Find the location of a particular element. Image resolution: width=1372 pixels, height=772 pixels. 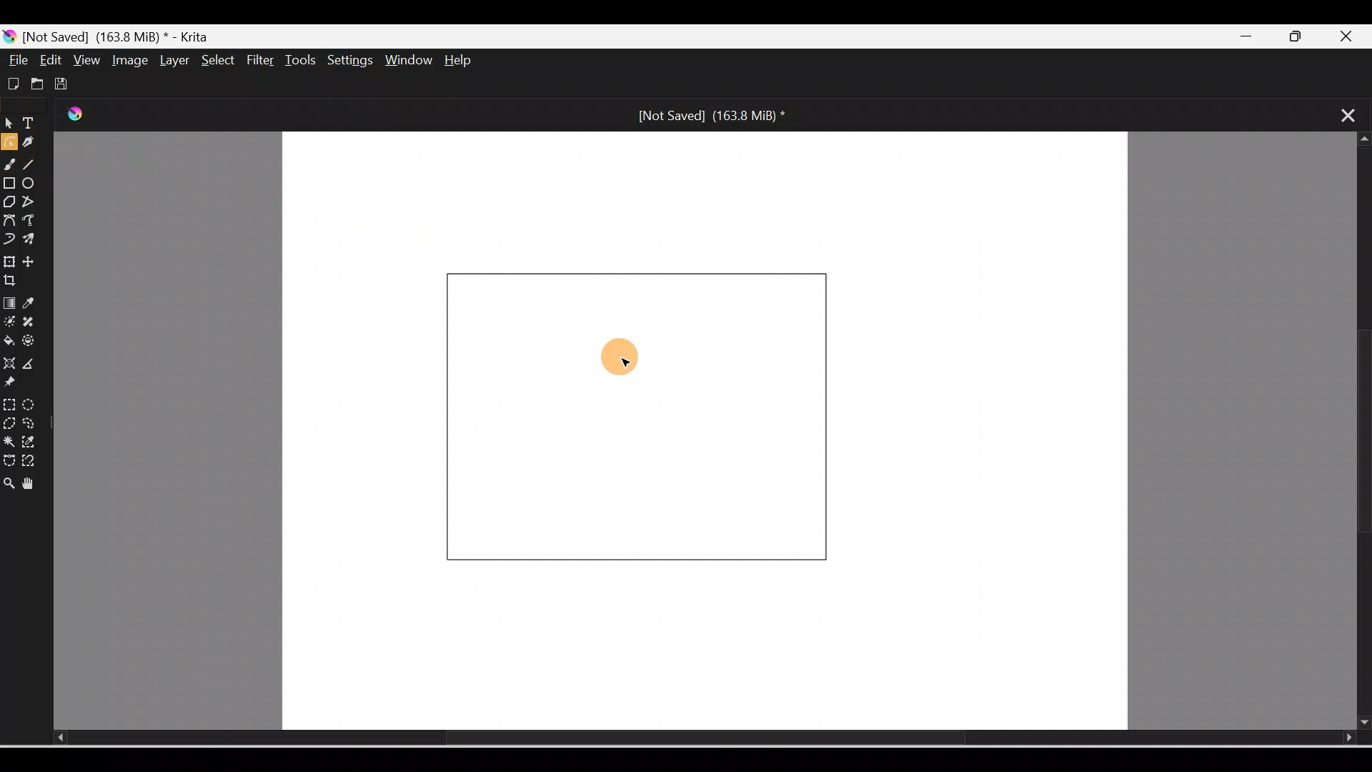

Dynamic brush tool is located at coordinates (9, 237).